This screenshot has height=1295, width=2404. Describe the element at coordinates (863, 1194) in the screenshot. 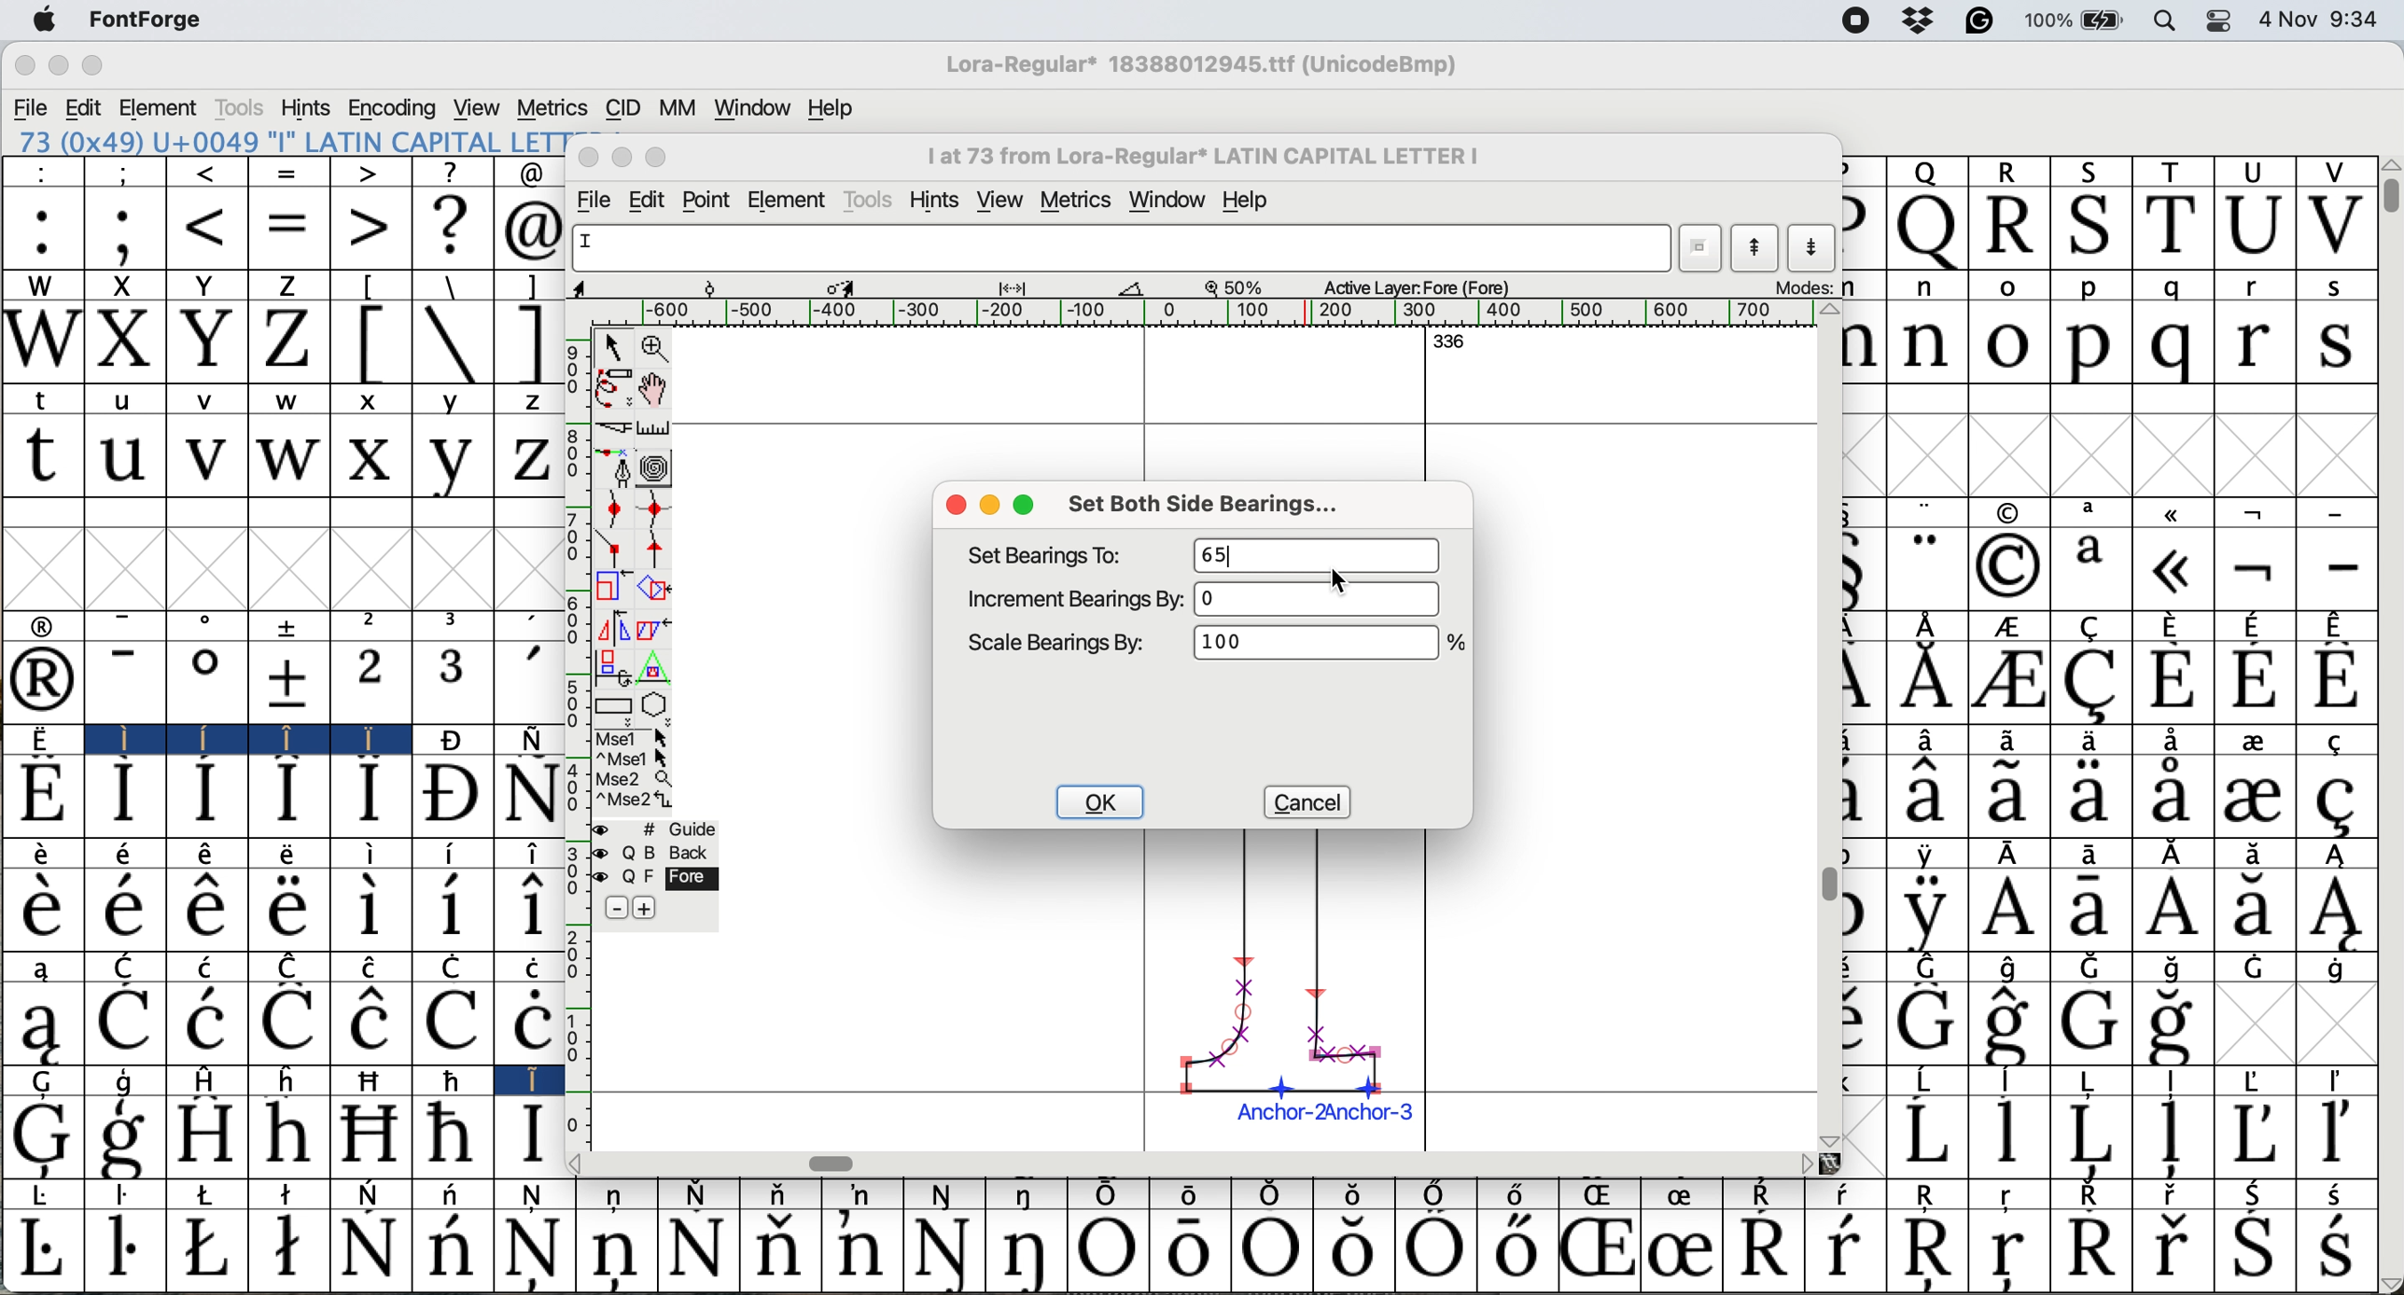

I see `Symbol` at that location.